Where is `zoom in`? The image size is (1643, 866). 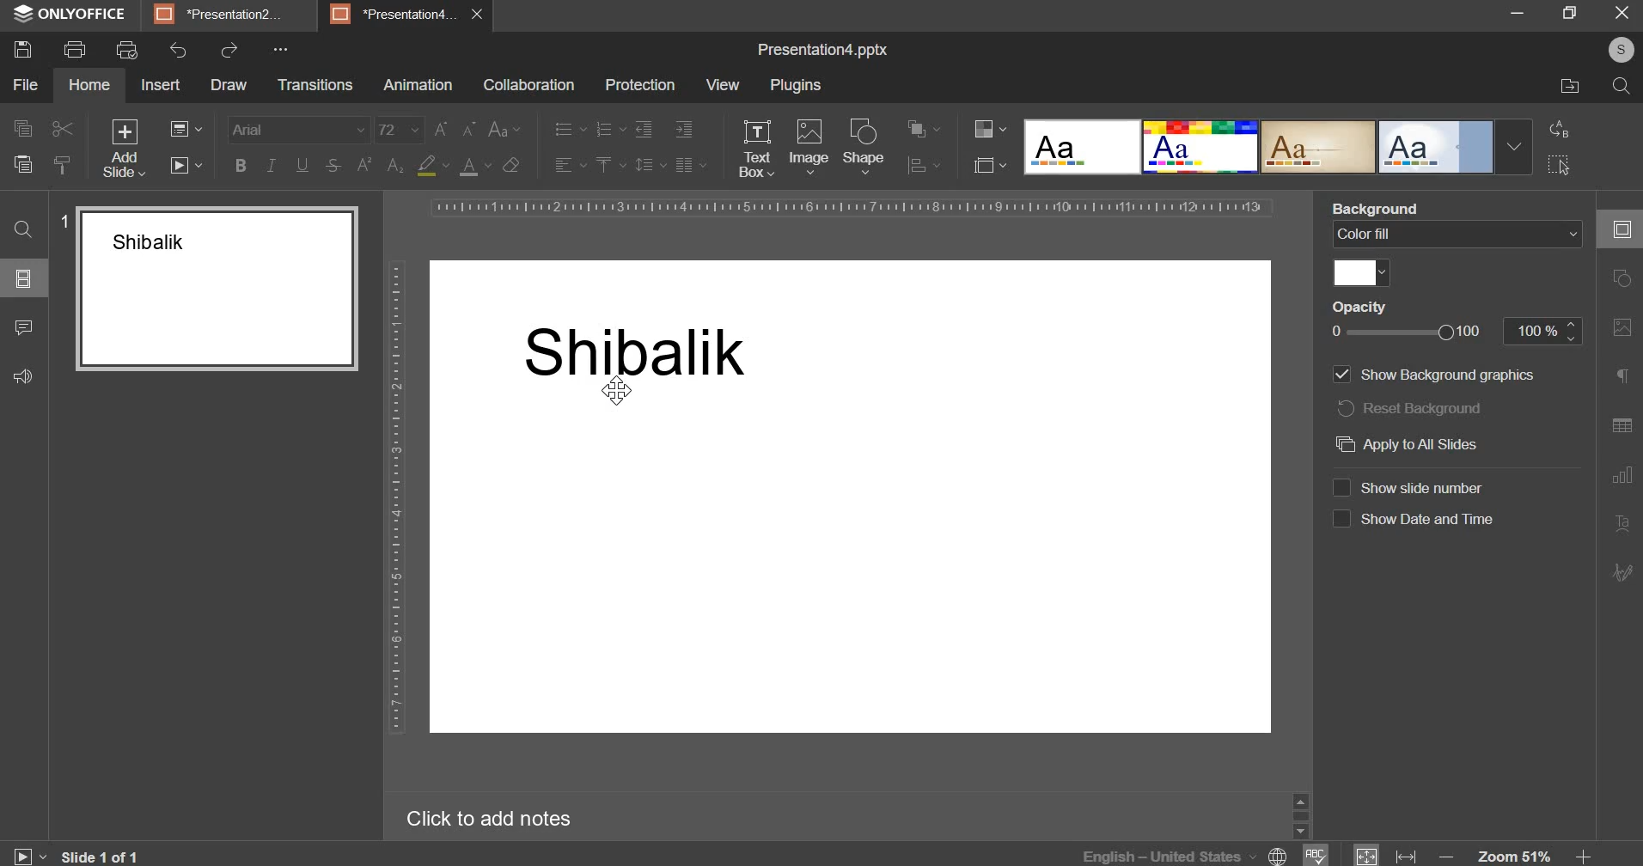 zoom in is located at coordinates (1579, 851).